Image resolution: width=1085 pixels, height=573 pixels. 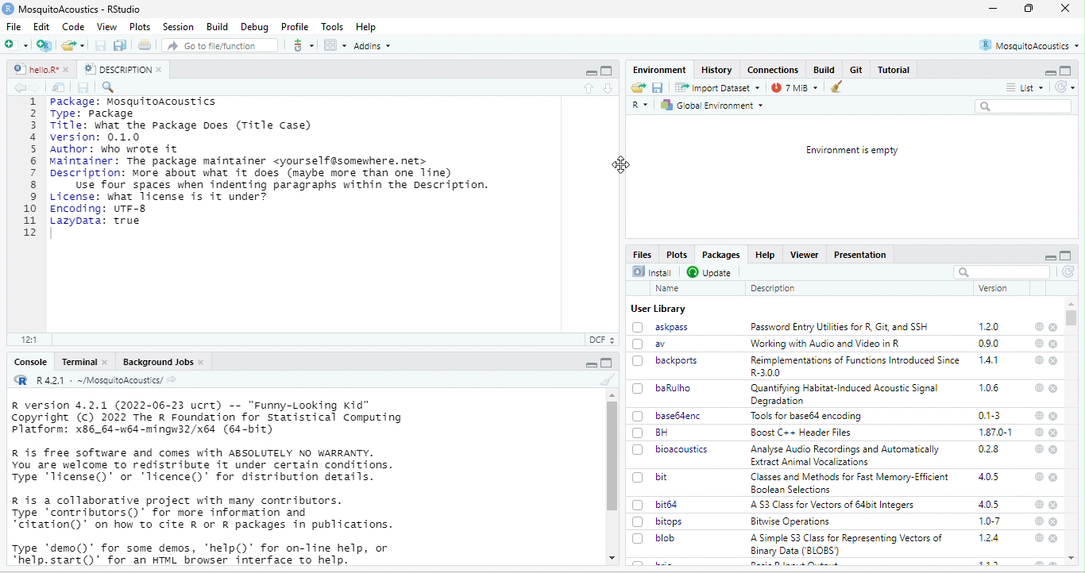 What do you see at coordinates (95, 381) in the screenshot?
I see `R 4.2.1 : ~/MosquitoAcoustics/` at bounding box center [95, 381].